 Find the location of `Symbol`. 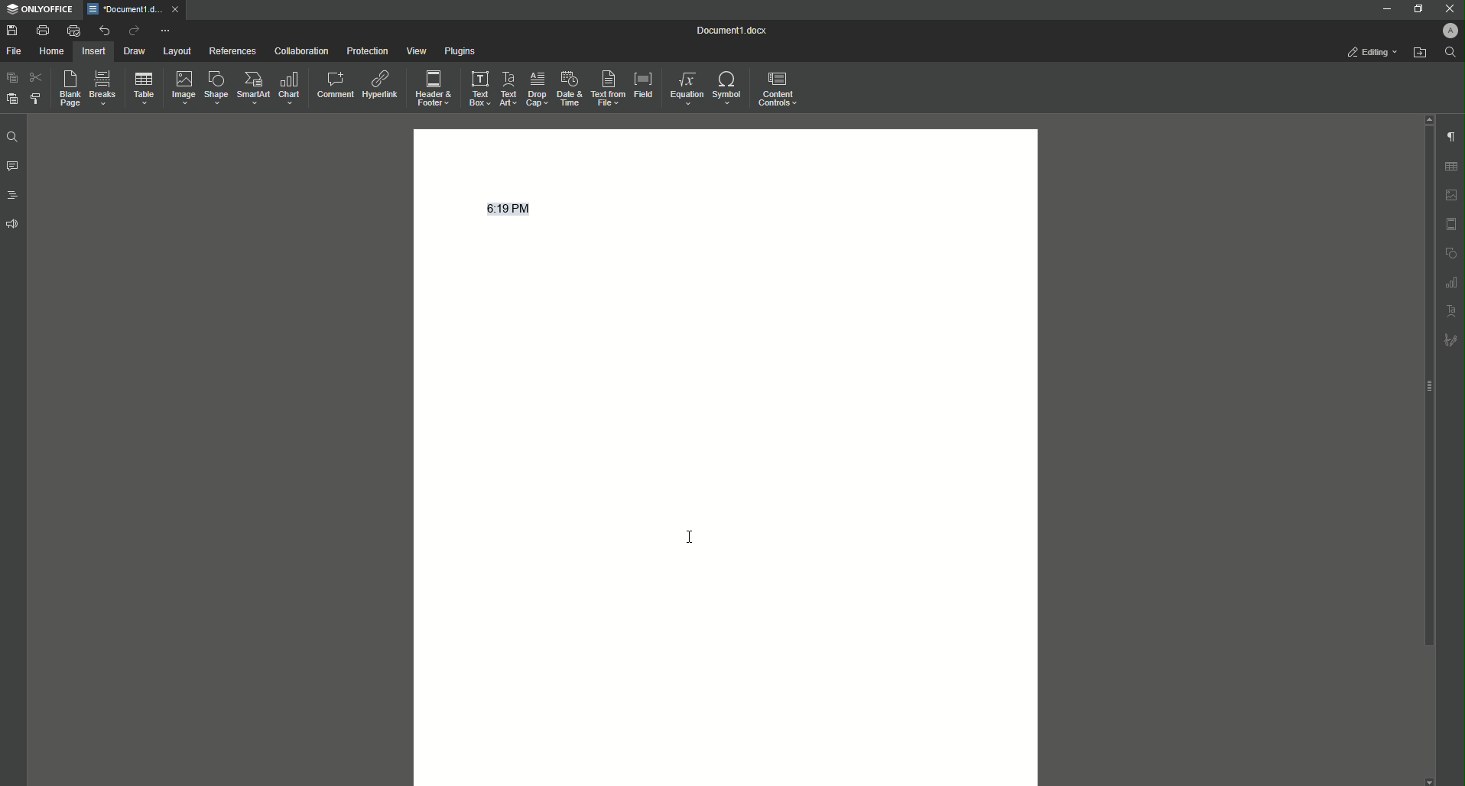

Symbol is located at coordinates (729, 89).